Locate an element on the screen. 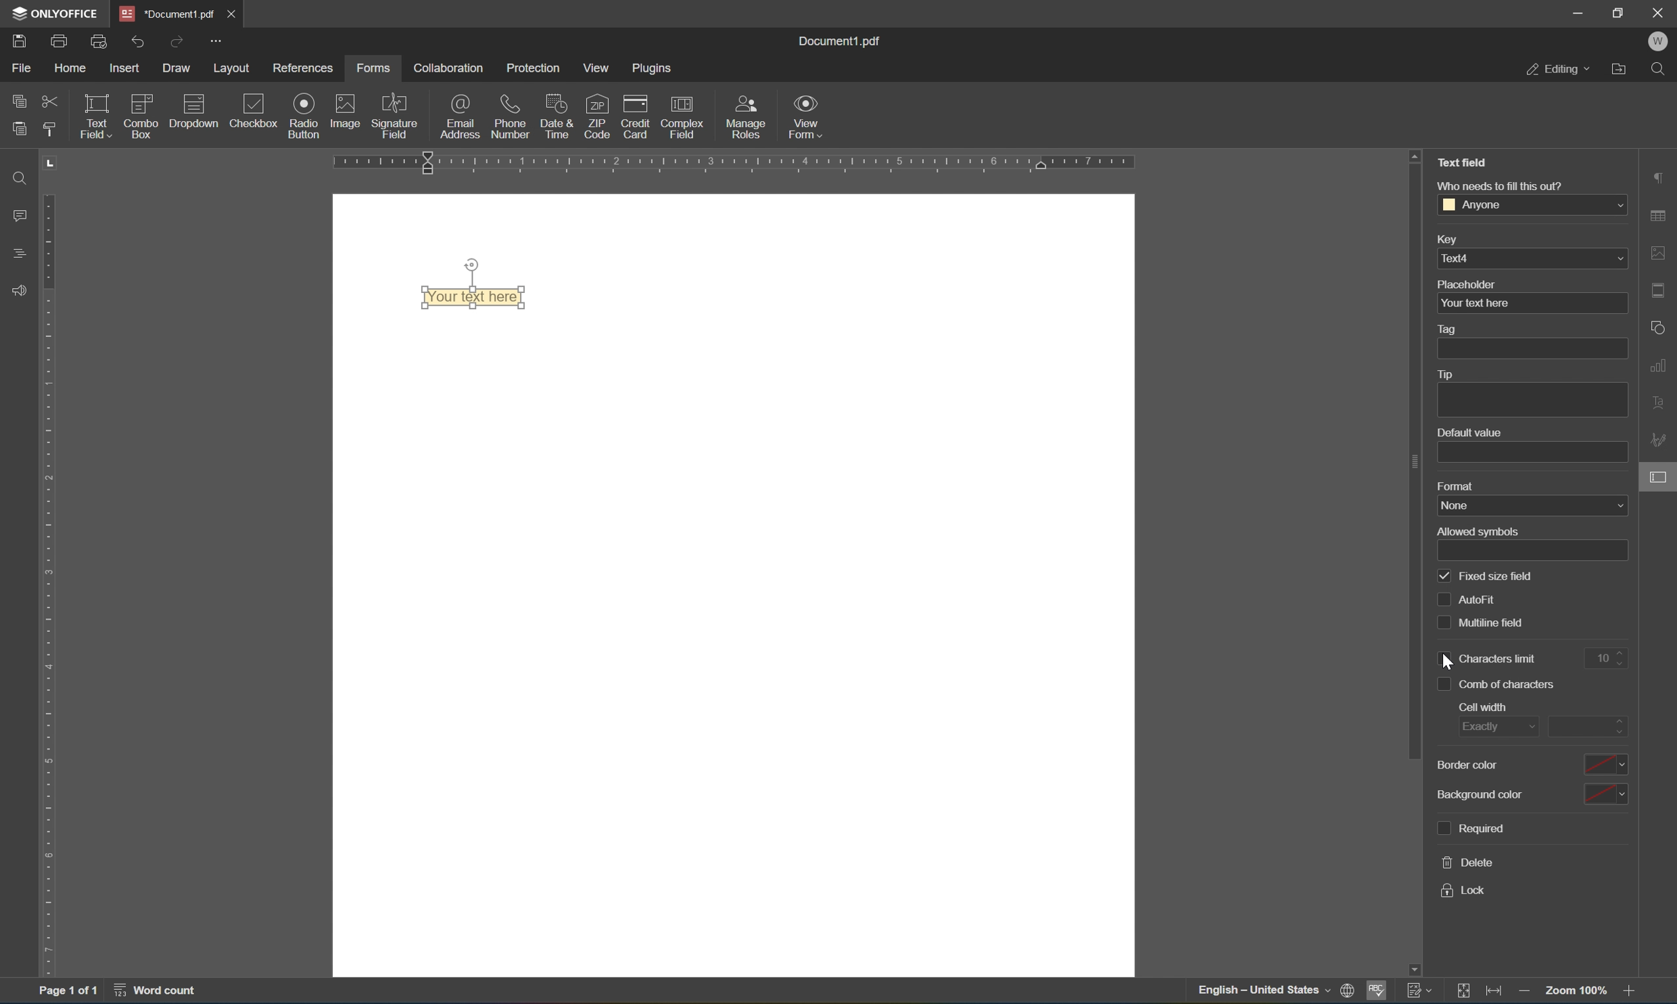 Image resolution: width=1677 pixels, height=1004 pixels. comb of characters is located at coordinates (1511, 685).